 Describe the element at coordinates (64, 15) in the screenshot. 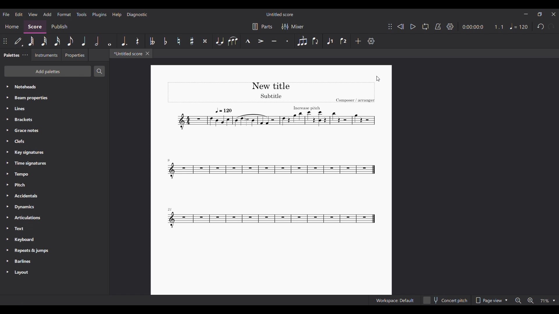

I see `Format menu` at that location.